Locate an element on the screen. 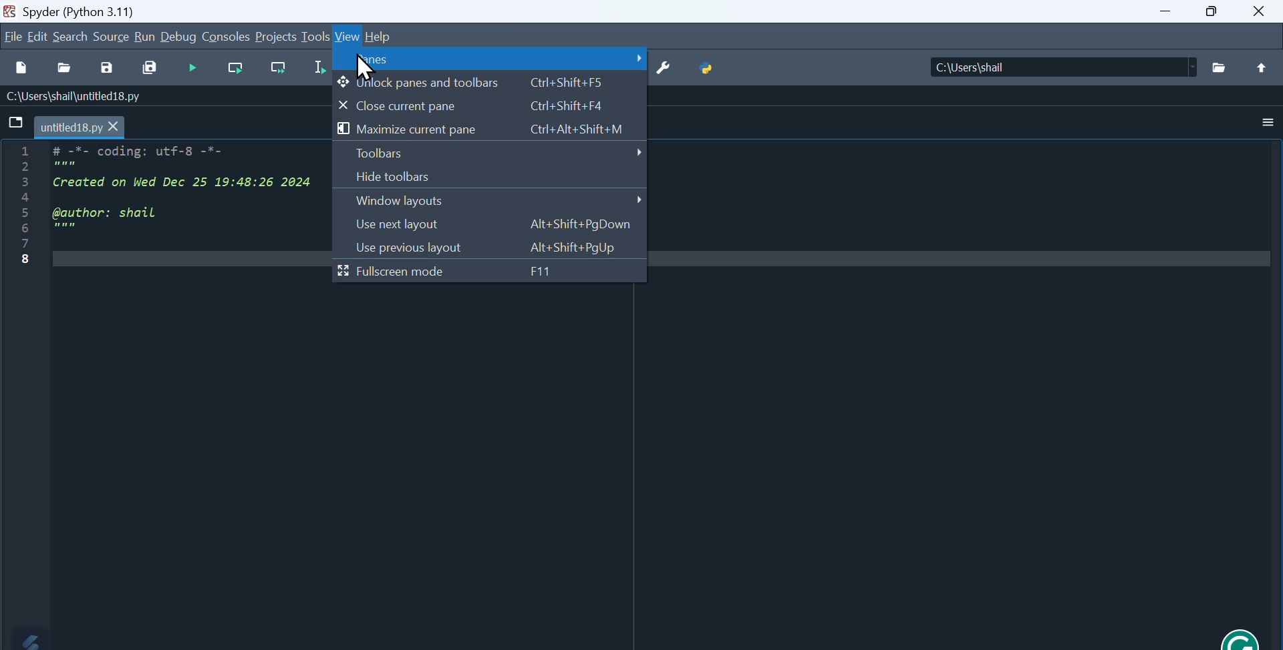 The height and width of the screenshot is (650, 1283). Run is located at coordinates (147, 38).